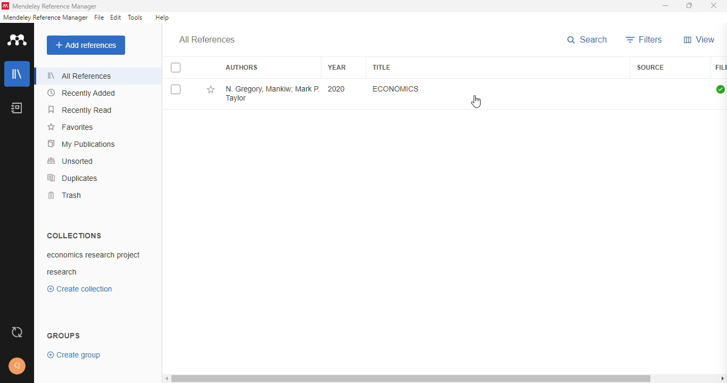 The width and height of the screenshot is (727, 383). What do you see at coordinates (17, 39) in the screenshot?
I see `logo` at bounding box center [17, 39].